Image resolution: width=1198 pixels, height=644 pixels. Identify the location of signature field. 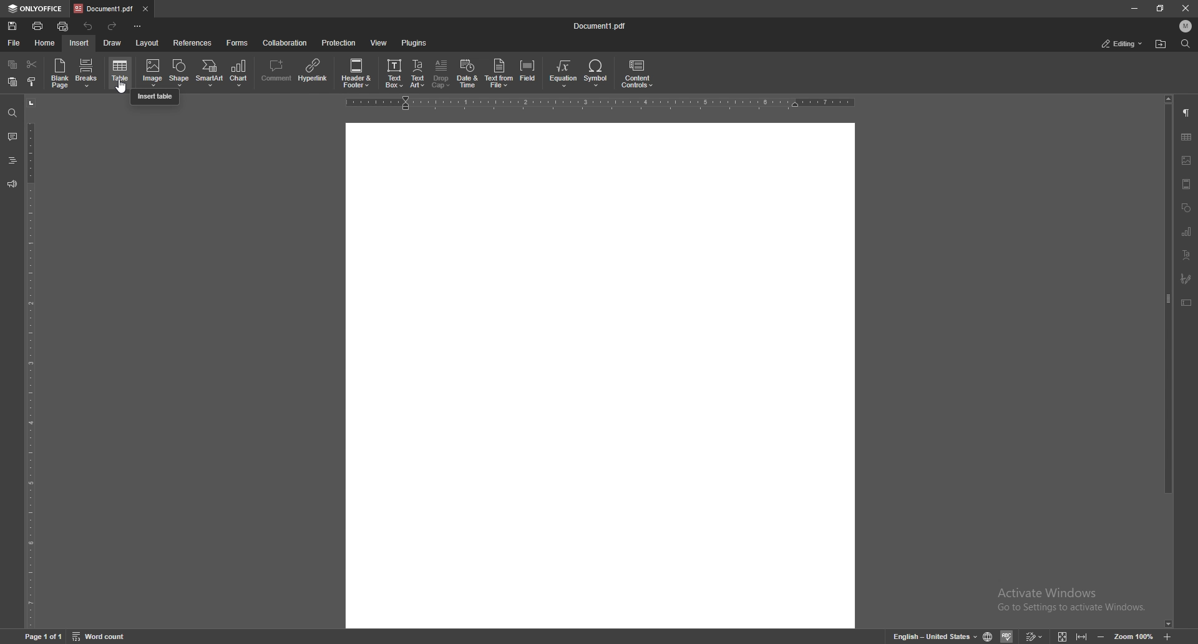
(1187, 278).